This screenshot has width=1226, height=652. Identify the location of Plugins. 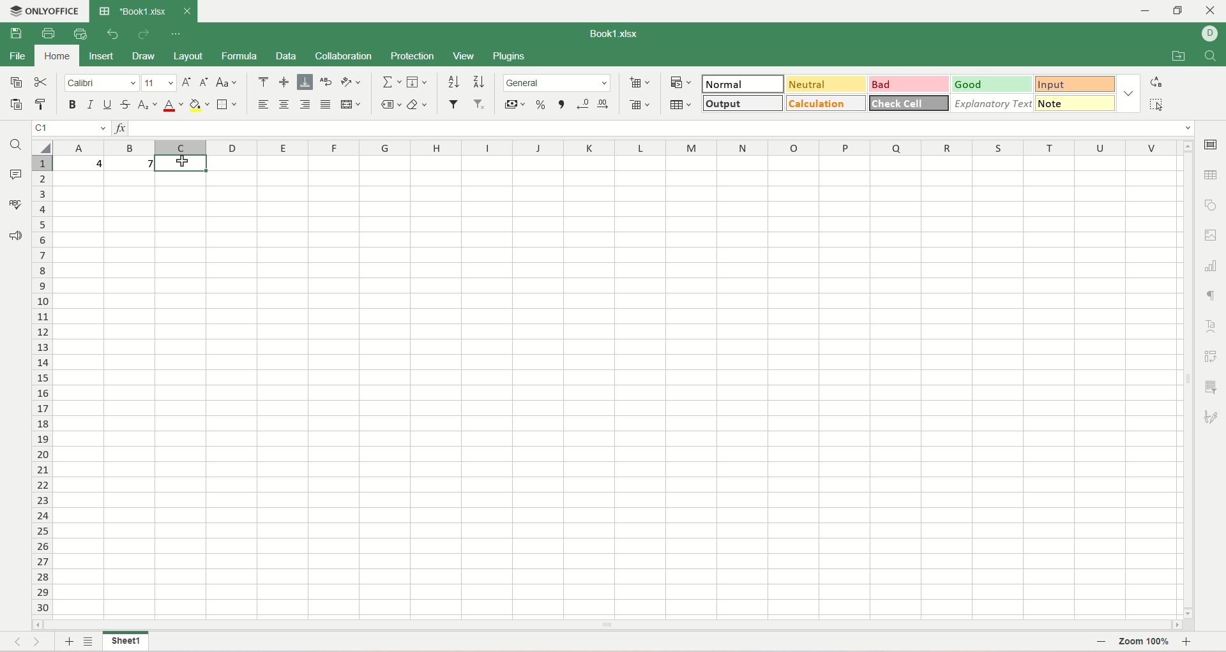
(510, 56).